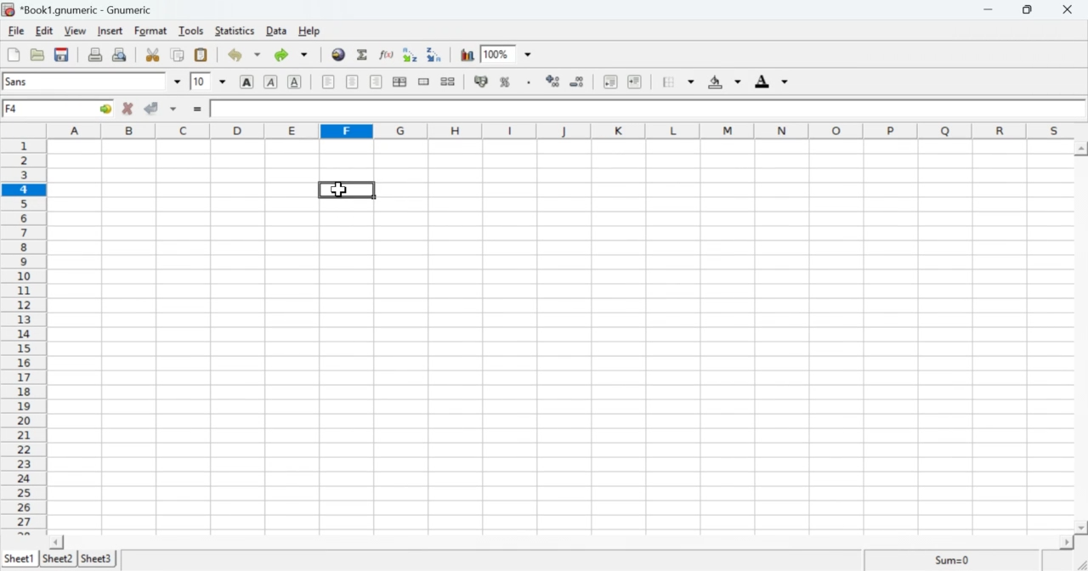 The width and height of the screenshot is (1088, 571). I want to click on File, so click(18, 31).